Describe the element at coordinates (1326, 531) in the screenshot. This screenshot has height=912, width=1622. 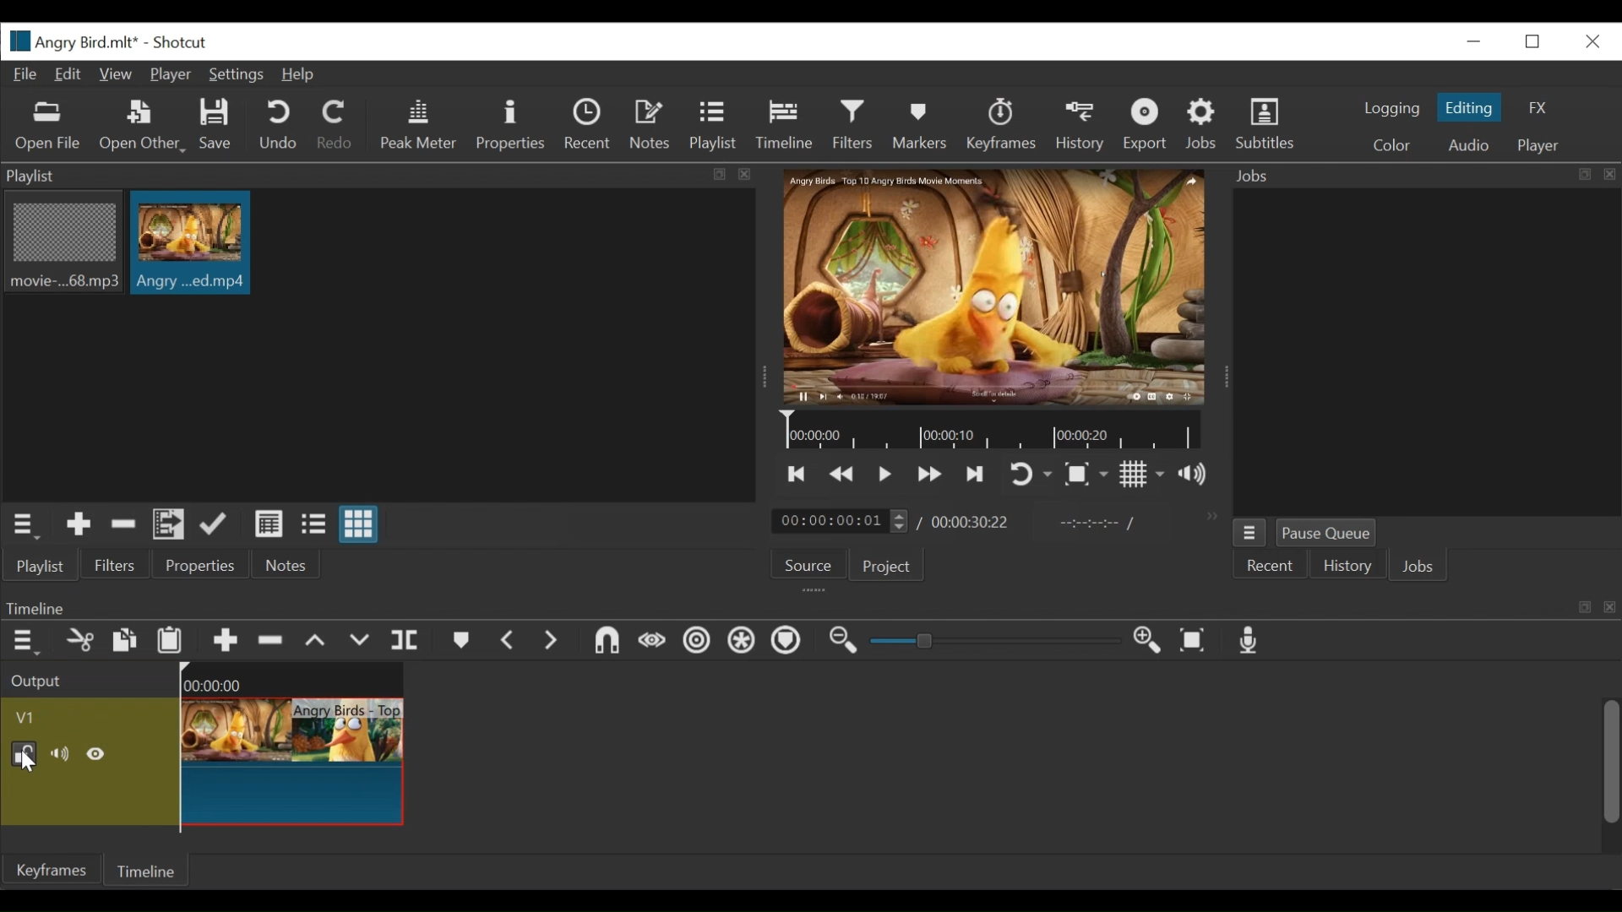
I see `Pause Queue` at that location.